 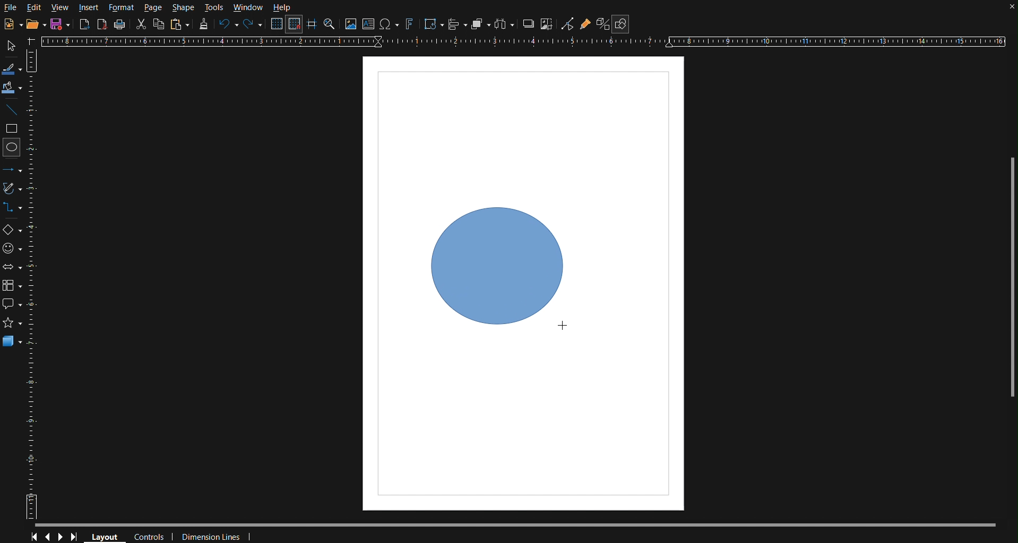 What do you see at coordinates (13, 188) in the screenshot?
I see `Vectors` at bounding box center [13, 188].